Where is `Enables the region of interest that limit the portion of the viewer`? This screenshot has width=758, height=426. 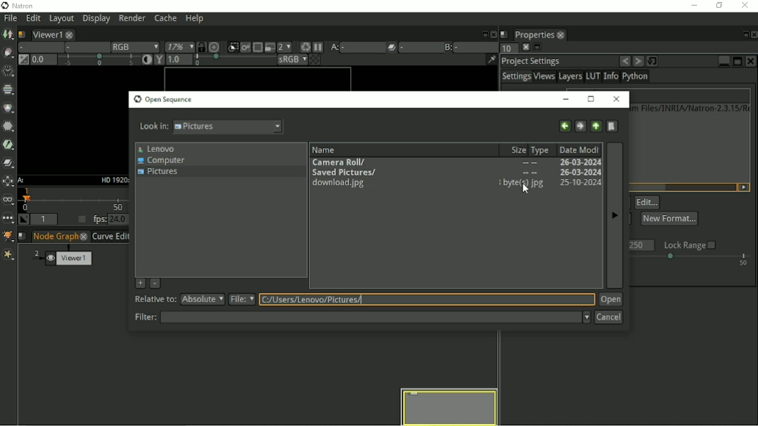
Enables the region of interest that limit the portion of the viewer is located at coordinates (257, 46).